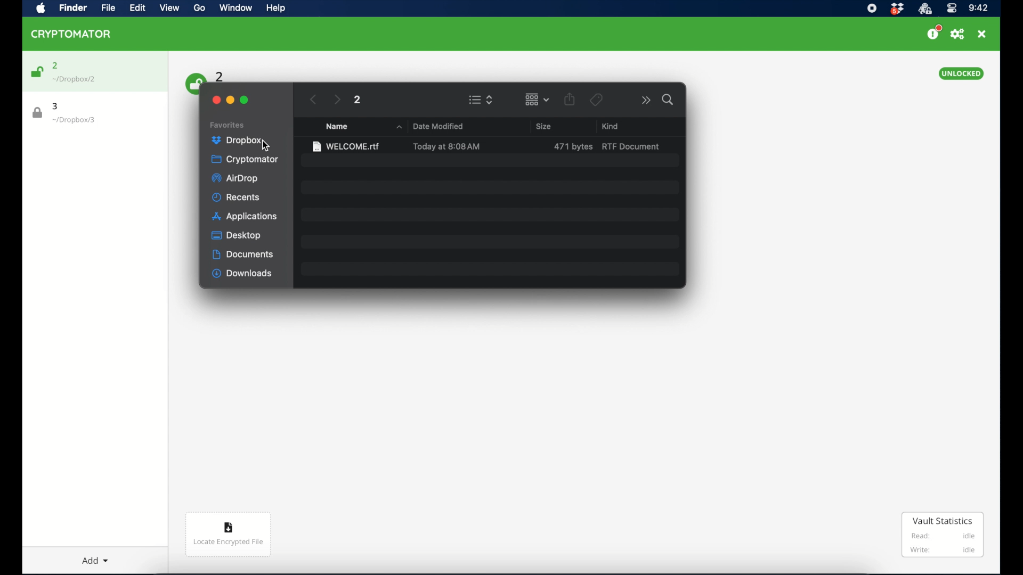 This screenshot has height=575, width=1023. What do you see at coordinates (137, 7) in the screenshot?
I see `edit` at bounding box center [137, 7].